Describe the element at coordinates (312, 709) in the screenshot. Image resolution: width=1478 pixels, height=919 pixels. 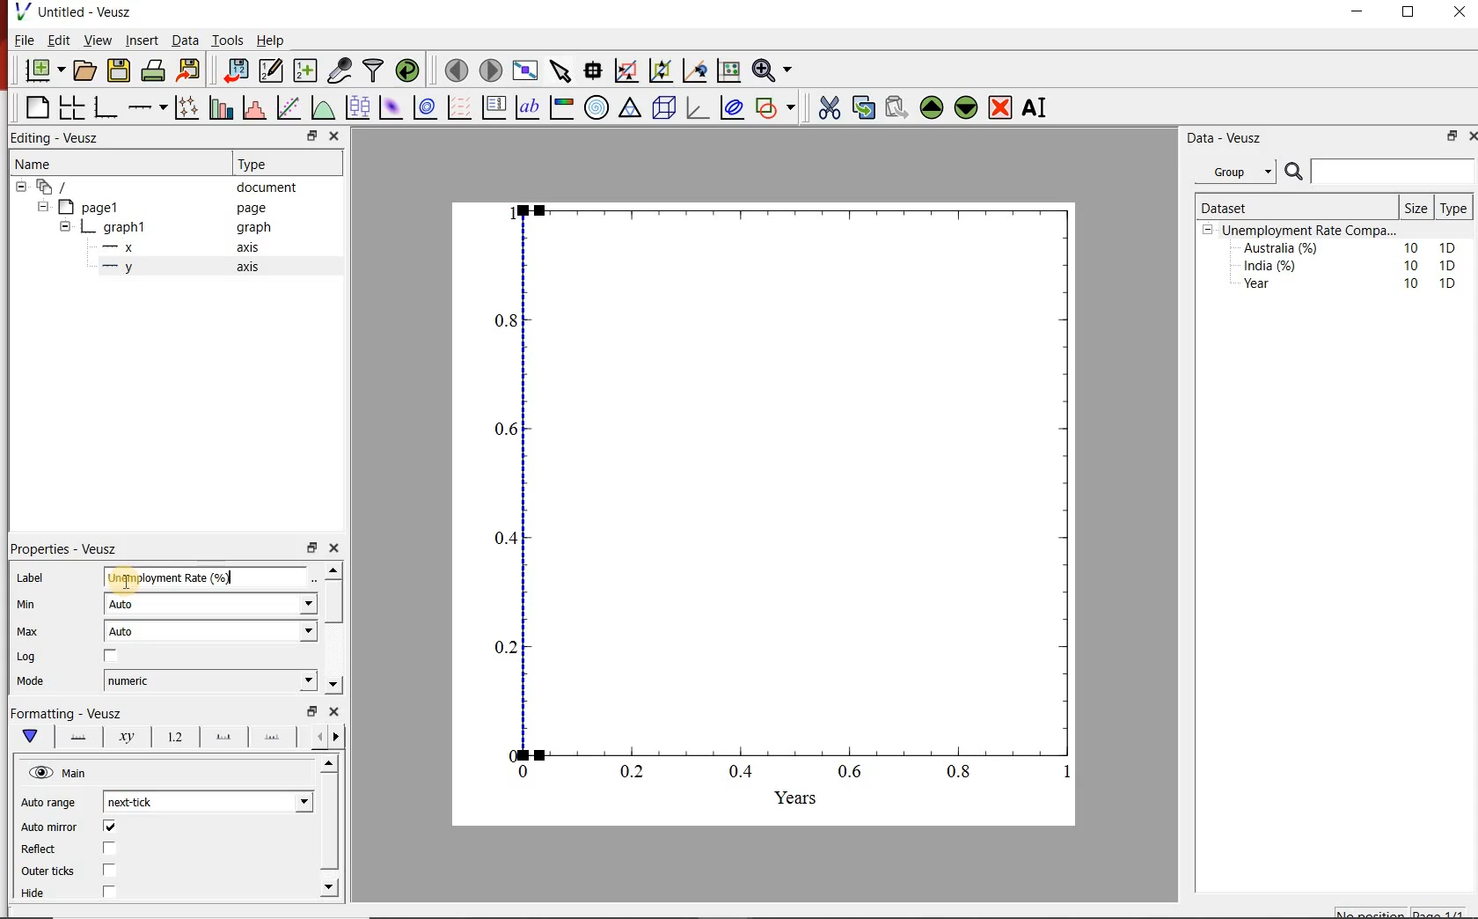
I see `minimise` at that location.